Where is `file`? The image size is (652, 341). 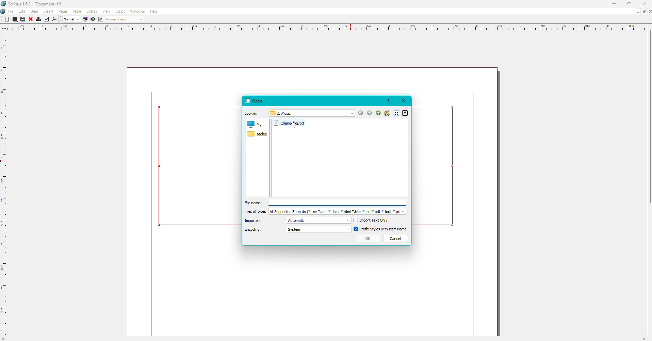
file is located at coordinates (292, 123).